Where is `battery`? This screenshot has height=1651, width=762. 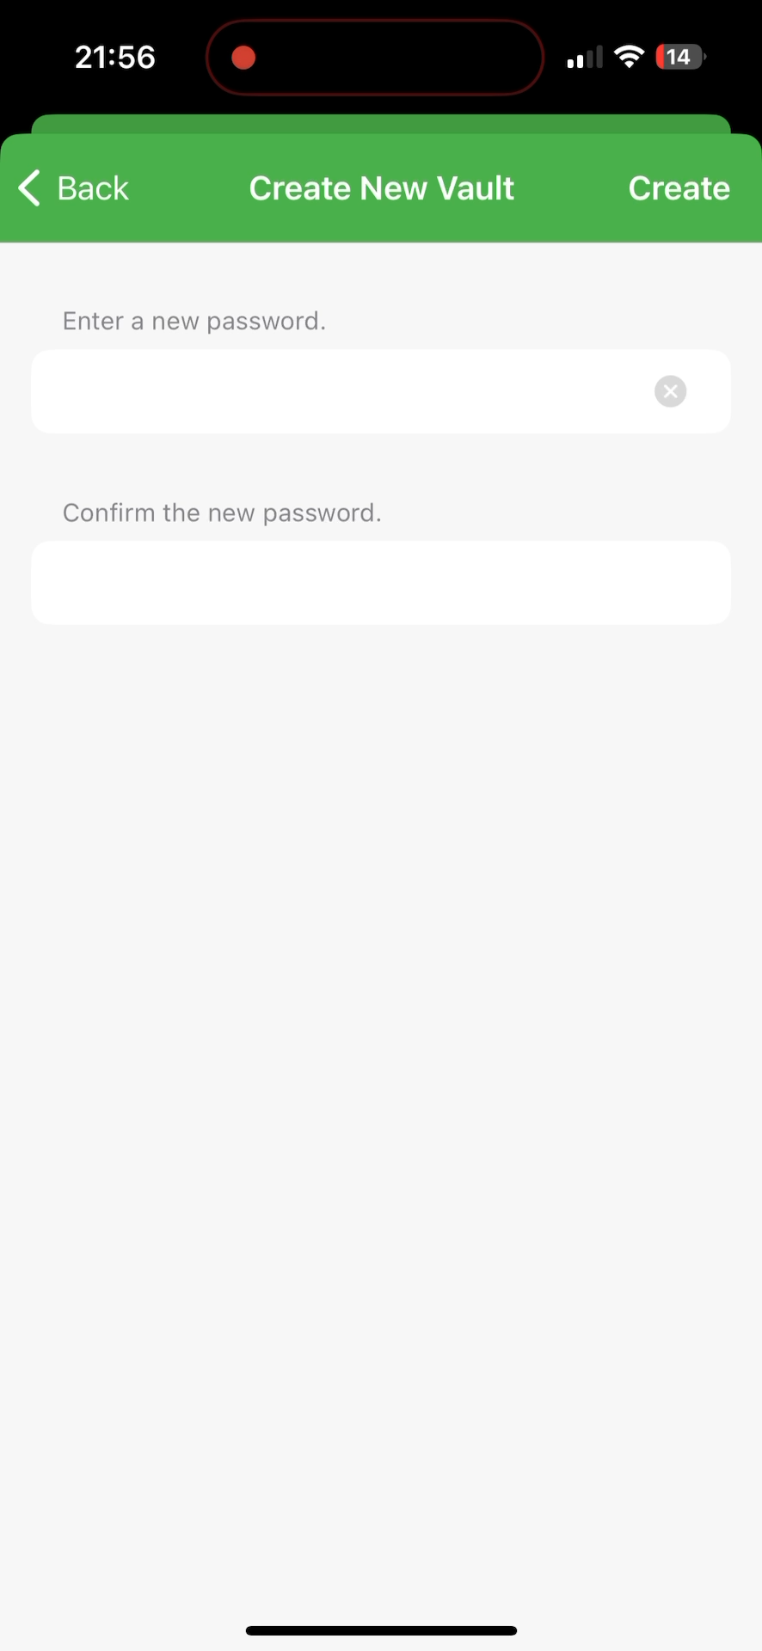
battery is located at coordinates (680, 59).